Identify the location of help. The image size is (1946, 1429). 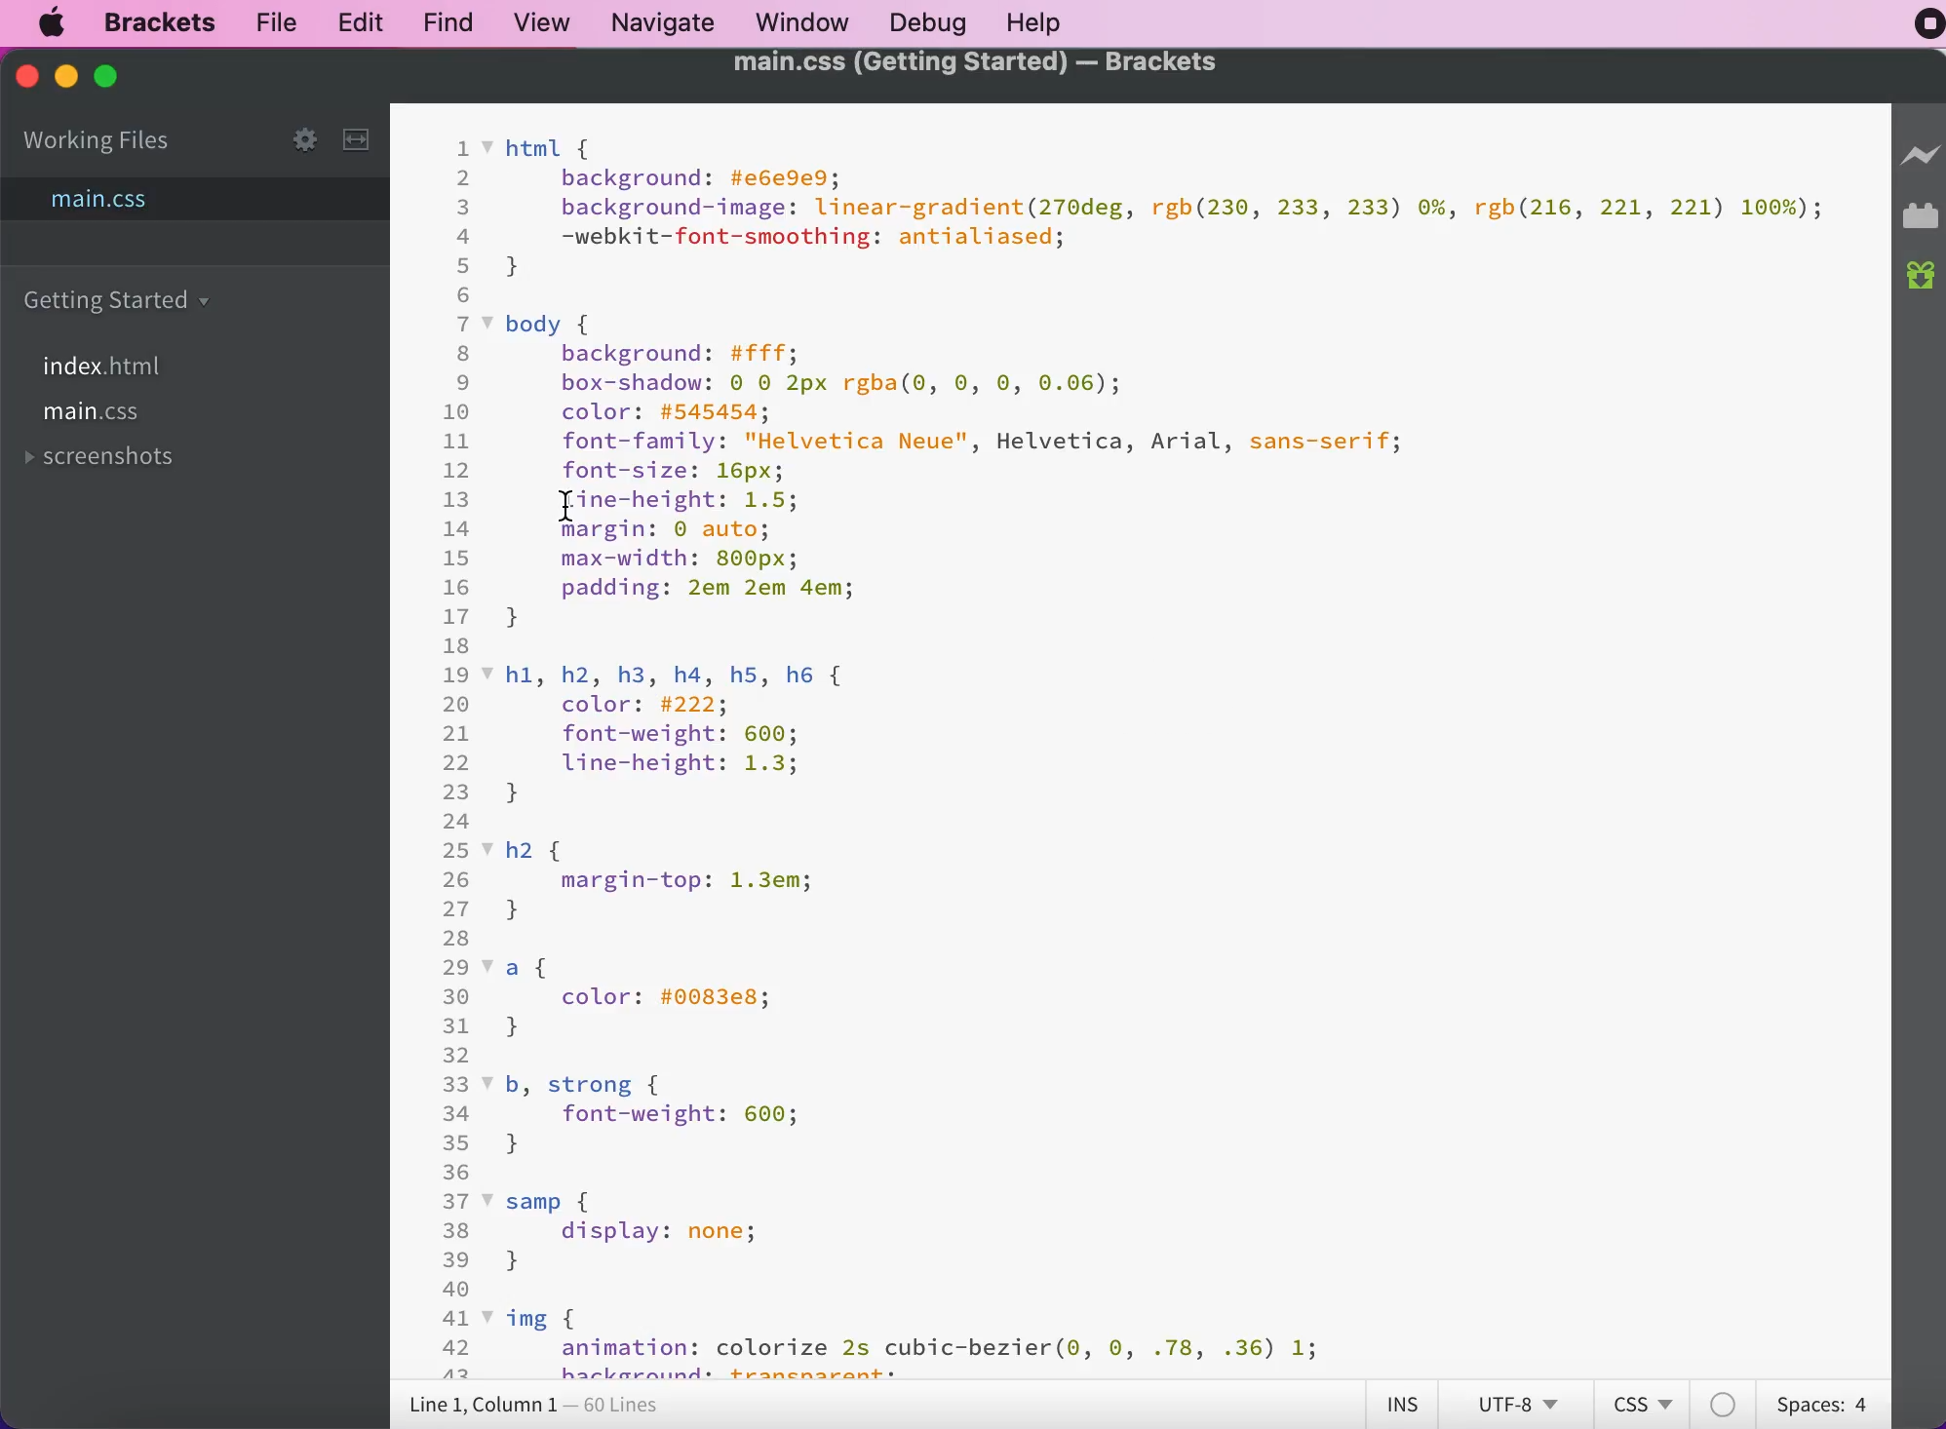
(1046, 21).